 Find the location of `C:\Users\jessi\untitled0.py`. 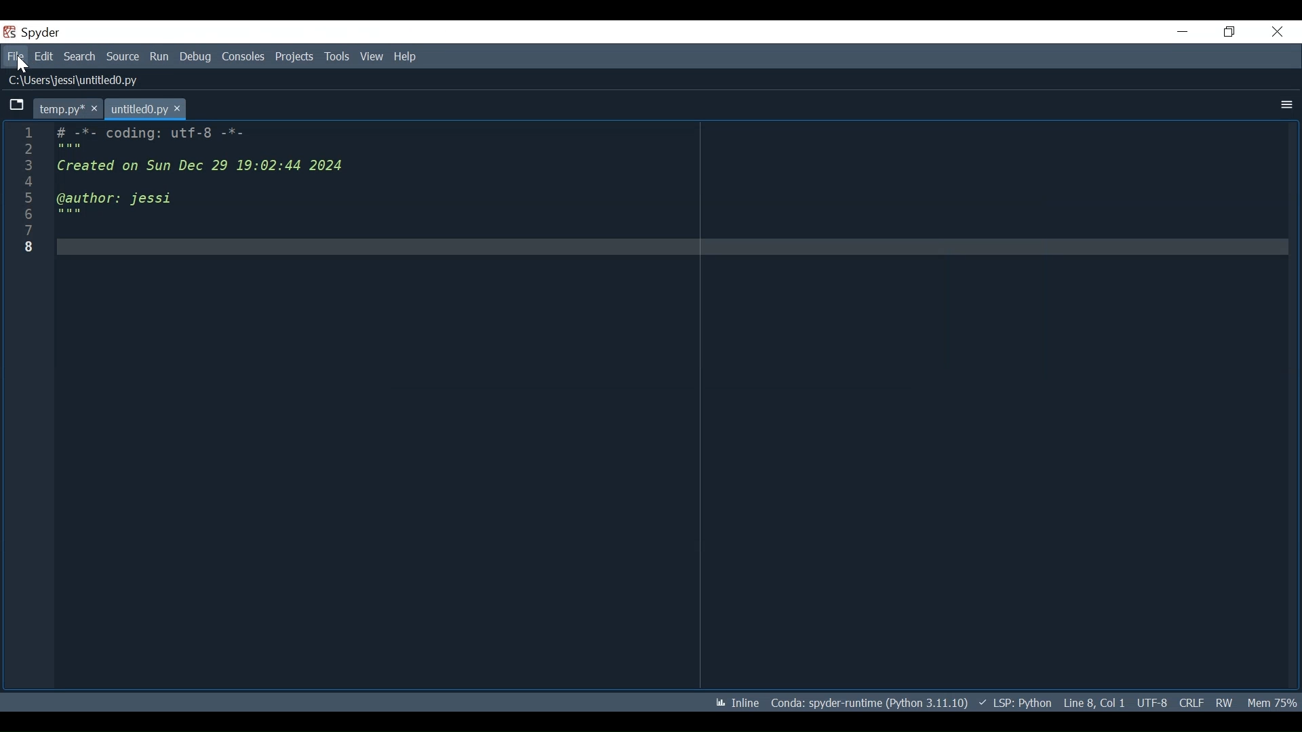

C:\Users\jessi\untitled0.py is located at coordinates (78, 81).